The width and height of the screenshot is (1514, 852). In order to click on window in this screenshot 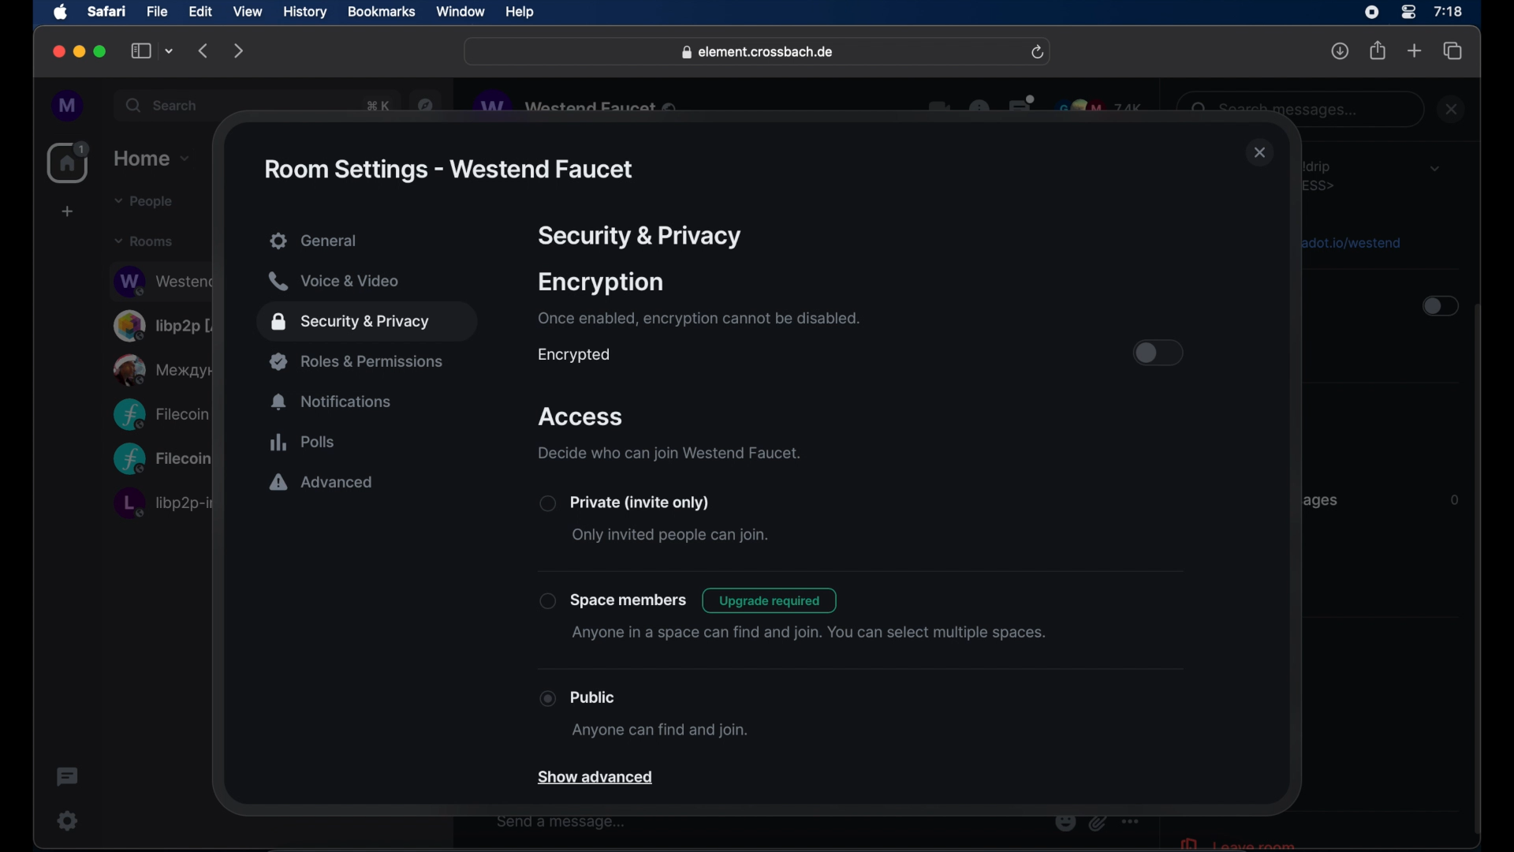, I will do `click(461, 12)`.